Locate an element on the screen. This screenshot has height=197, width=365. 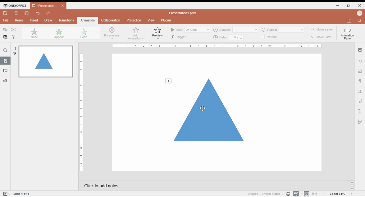
collaboration is located at coordinates (111, 20).